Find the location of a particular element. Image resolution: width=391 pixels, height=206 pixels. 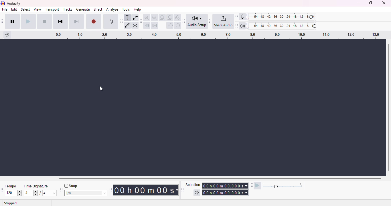

selection is located at coordinates (193, 184).